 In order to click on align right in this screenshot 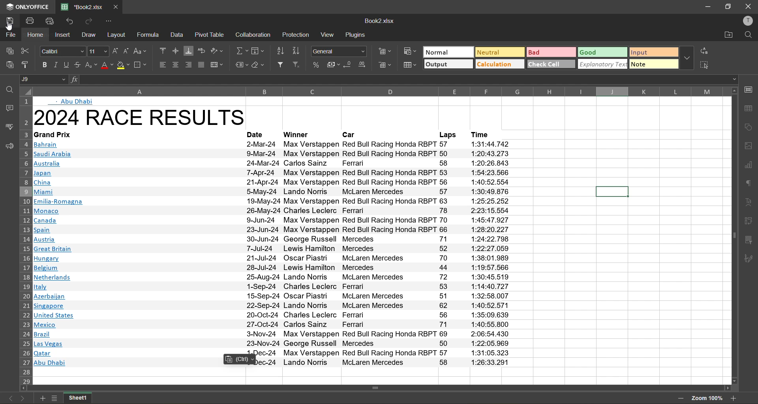, I will do `click(189, 65)`.